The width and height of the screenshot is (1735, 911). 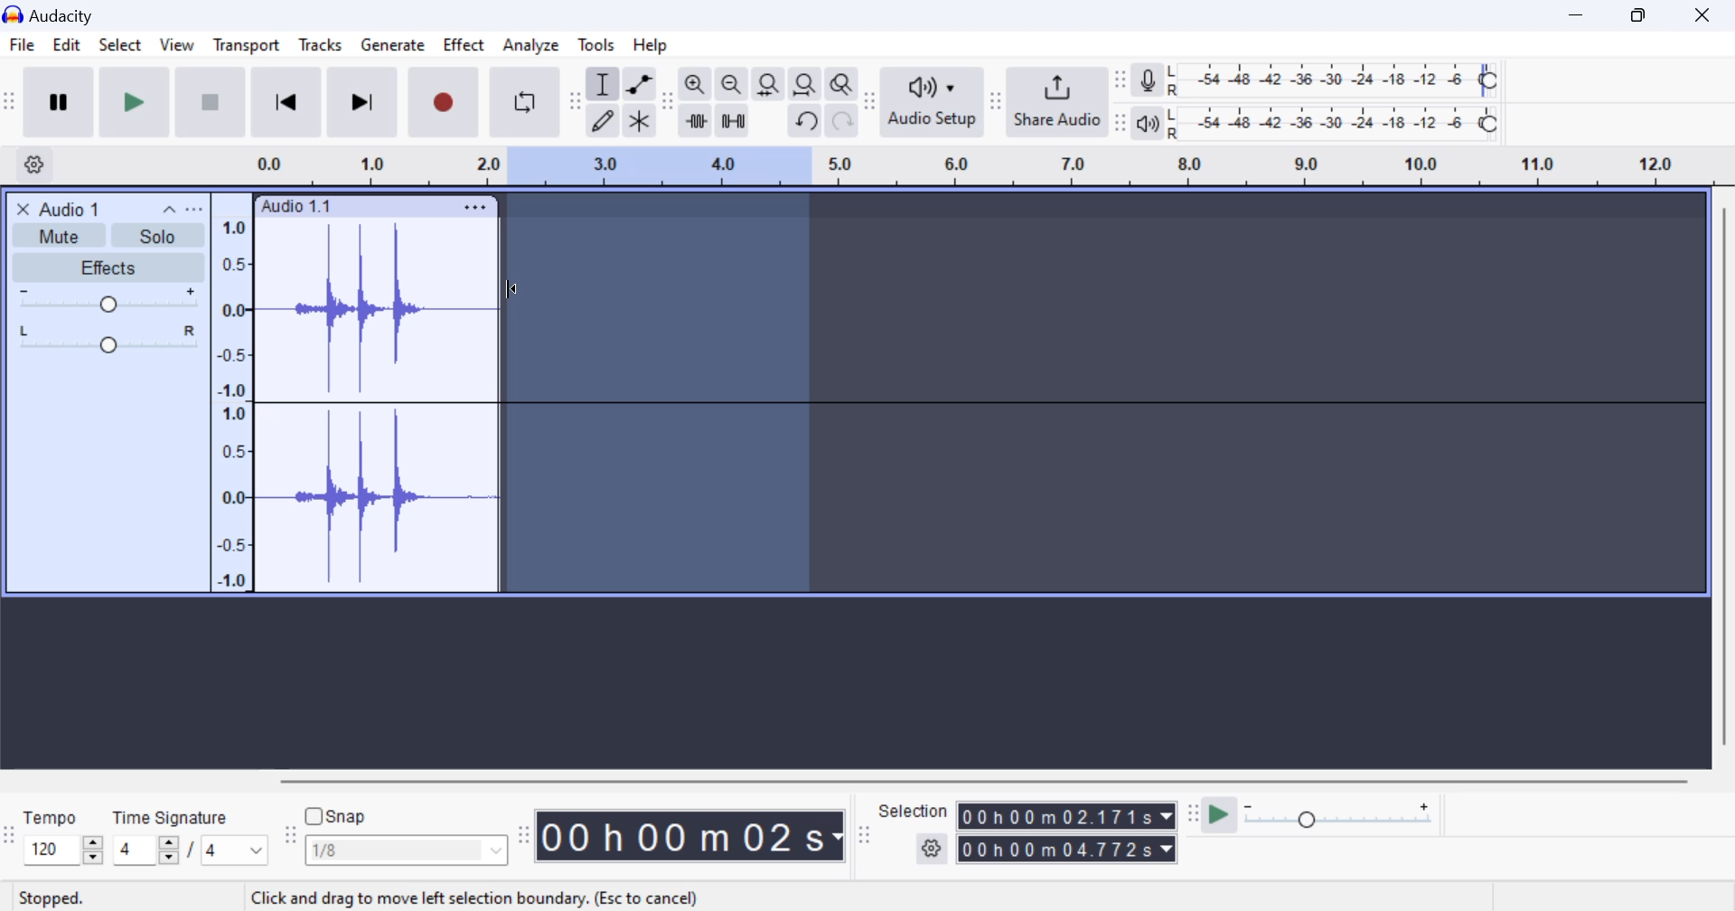 I want to click on Clip Status, so click(x=53, y=899).